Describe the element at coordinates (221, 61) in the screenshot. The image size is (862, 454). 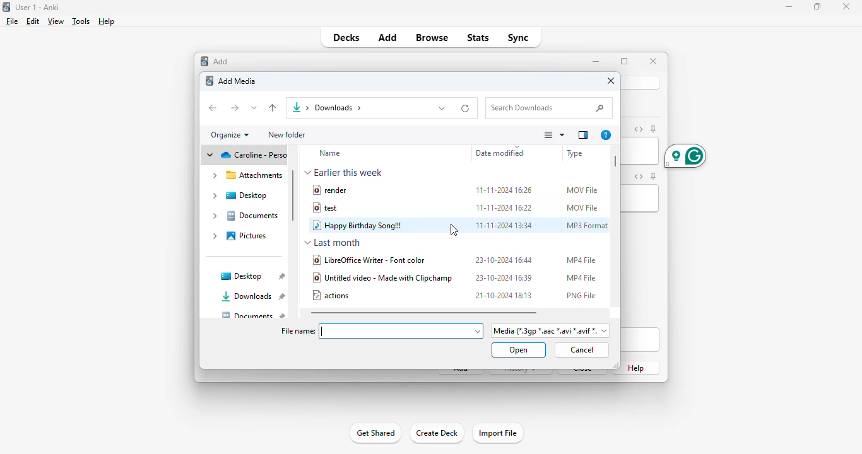
I see `add` at that location.